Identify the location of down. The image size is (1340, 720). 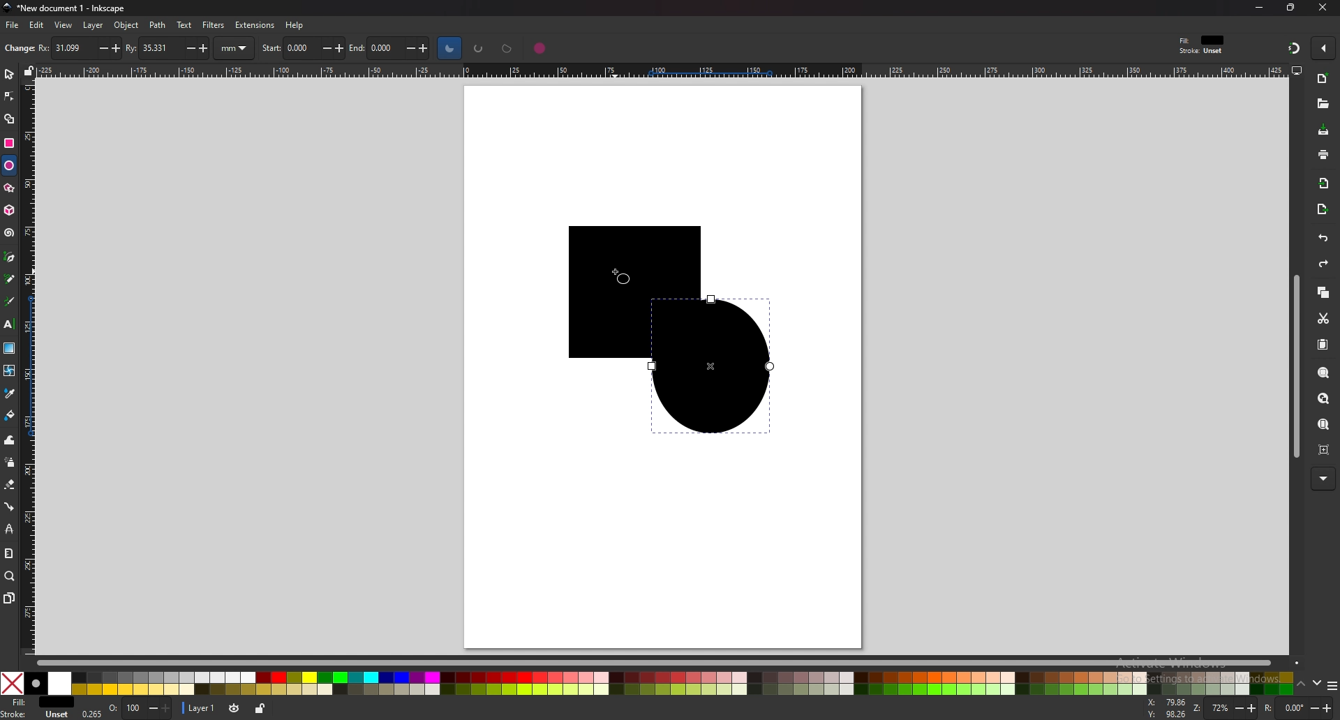
(1318, 685).